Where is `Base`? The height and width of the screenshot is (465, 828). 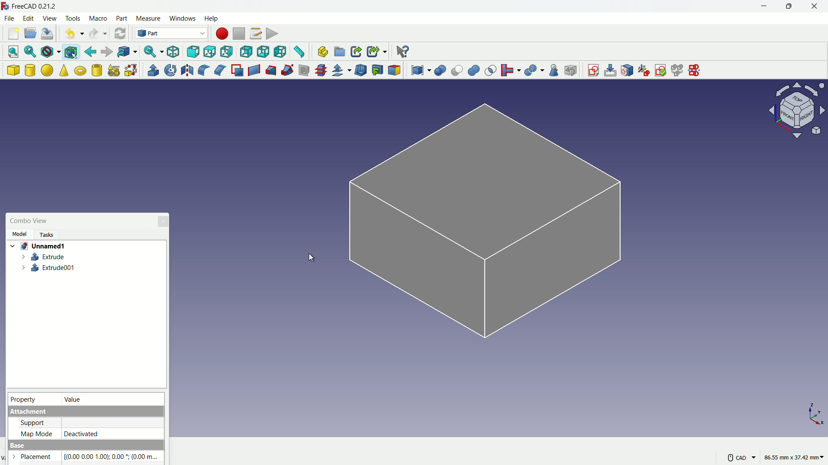
Base is located at coordinates (87, 445).